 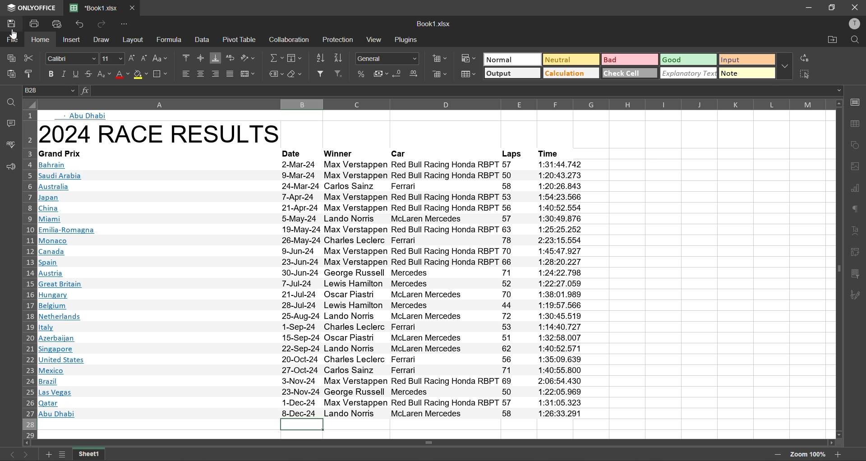 I want to click on increment size, so click(x=132, y=58).